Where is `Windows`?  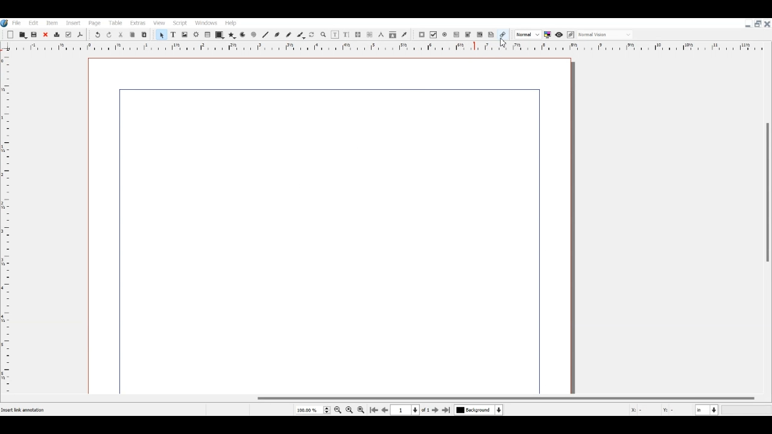 Windows is located at coordinates (207, 22).